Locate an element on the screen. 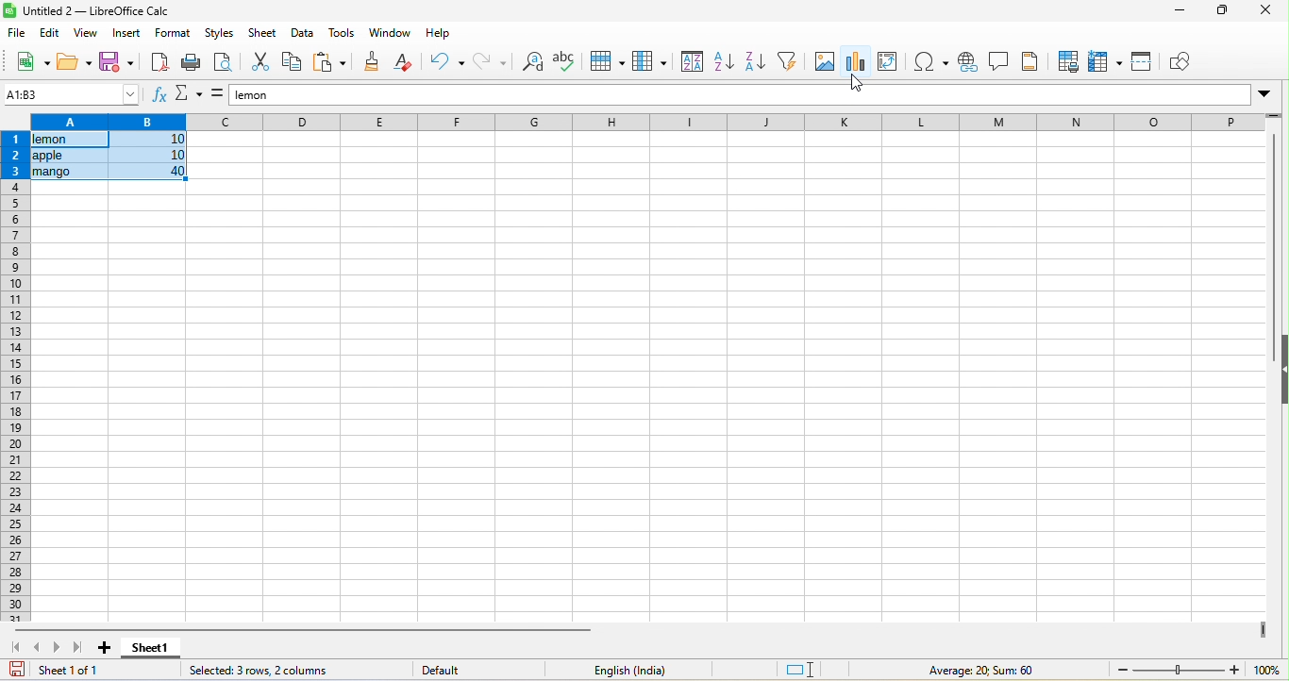  average 20, sum=60 is located at coordinates (996, 672).